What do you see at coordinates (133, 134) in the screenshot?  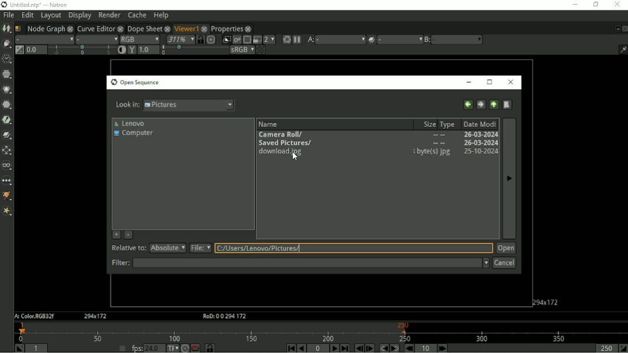 I see `Computer` at bounding box center [133, 134].